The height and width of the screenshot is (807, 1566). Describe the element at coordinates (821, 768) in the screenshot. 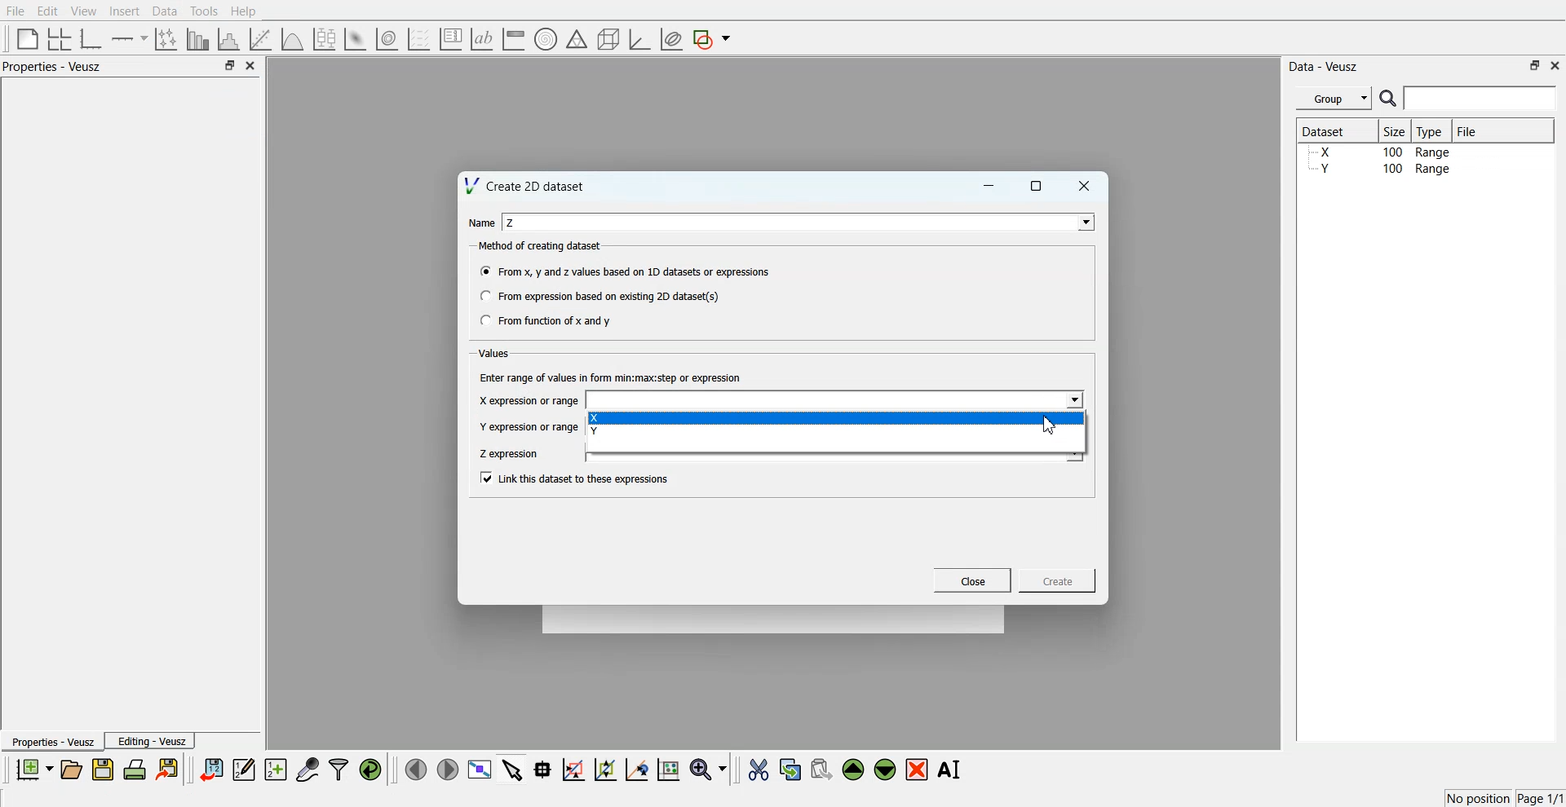

I see `Paste widget from the clipboard` at that location.